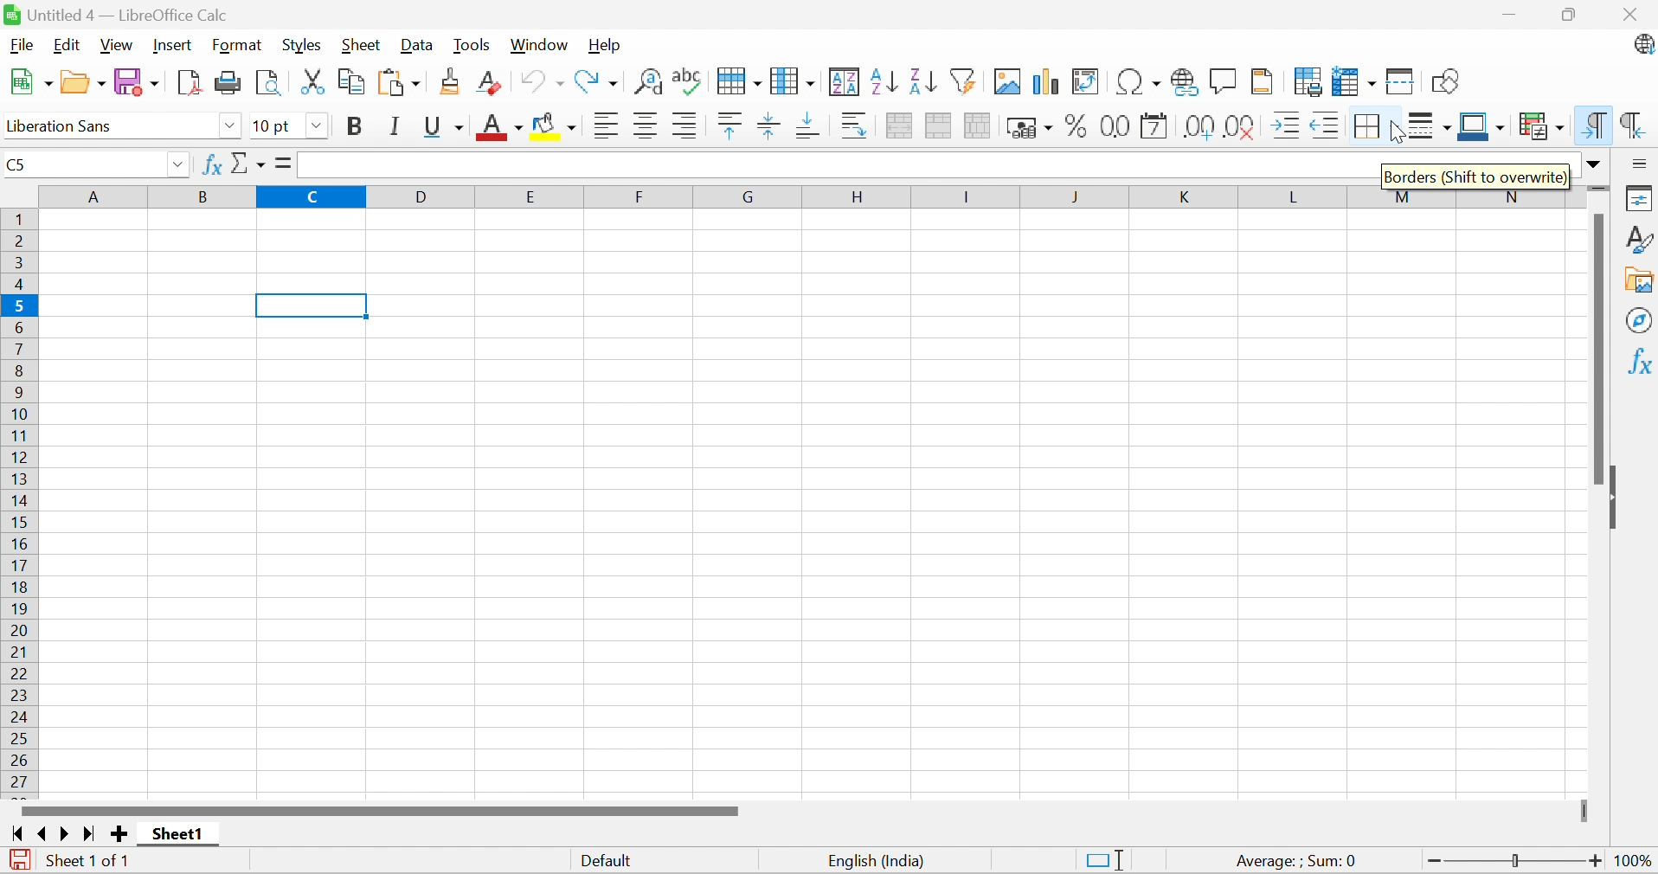  I want to click on Functions, so click(1639, 360).